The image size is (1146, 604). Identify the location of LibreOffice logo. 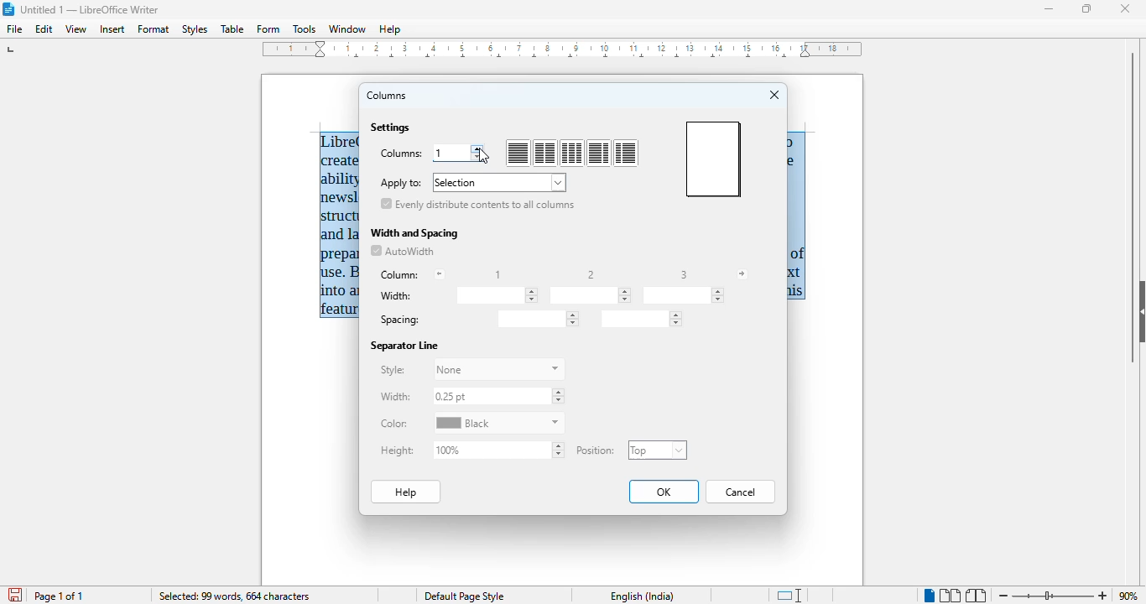
(9, 9).